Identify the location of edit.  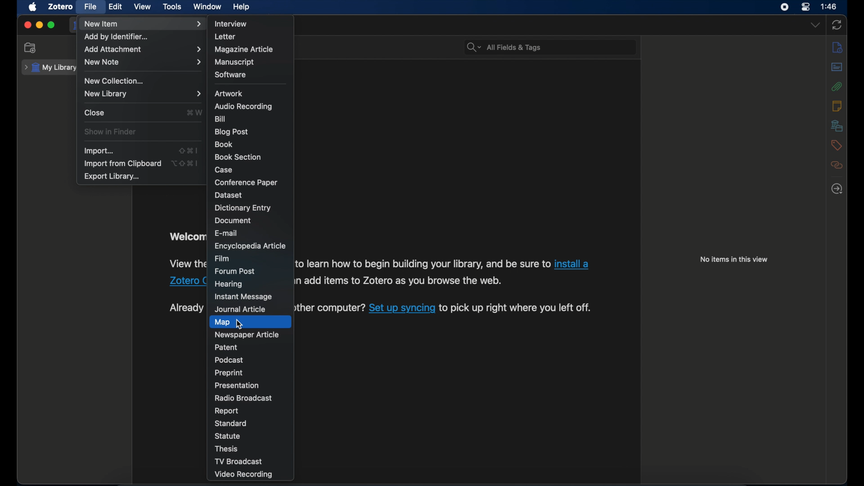
(114, 6).